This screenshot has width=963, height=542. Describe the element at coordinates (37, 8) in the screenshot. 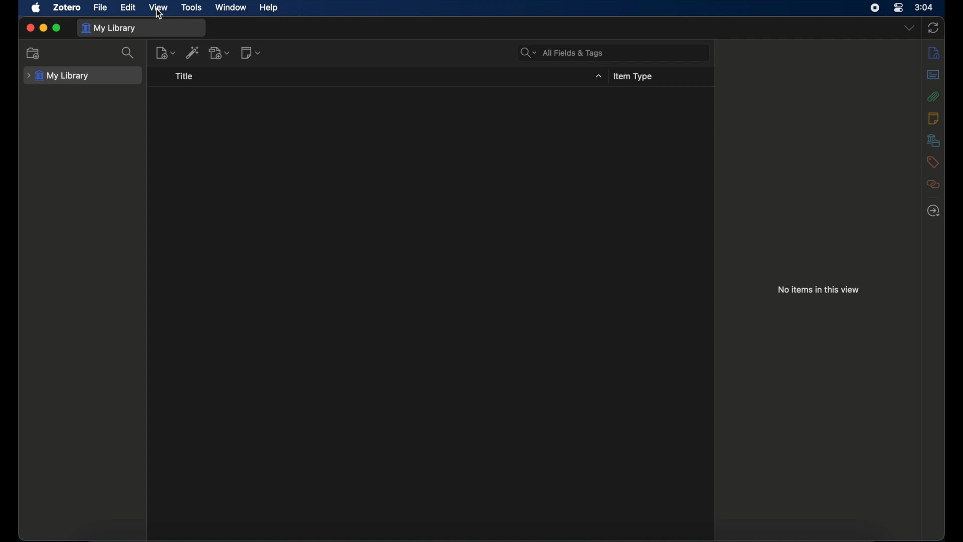

I see `apple icon` at that location.